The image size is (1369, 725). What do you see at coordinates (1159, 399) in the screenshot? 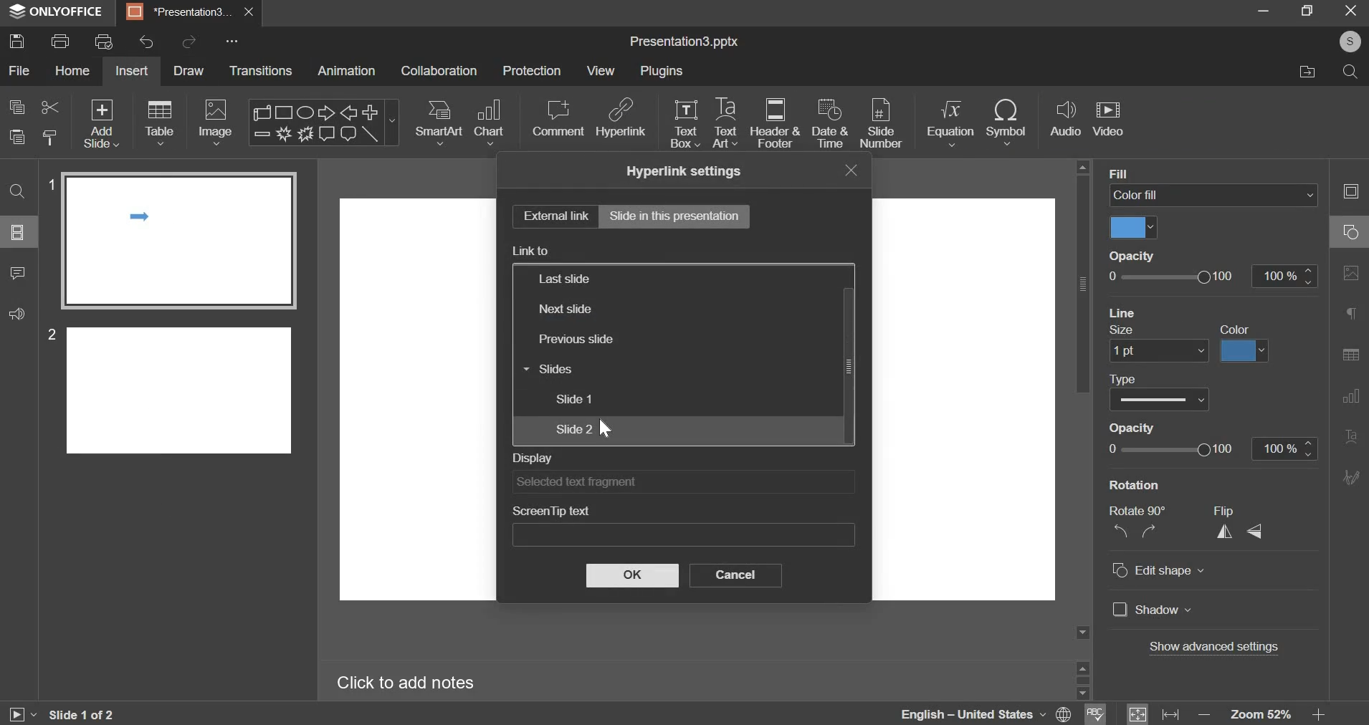
I see `select line type` at bounding box center [1159, 399].